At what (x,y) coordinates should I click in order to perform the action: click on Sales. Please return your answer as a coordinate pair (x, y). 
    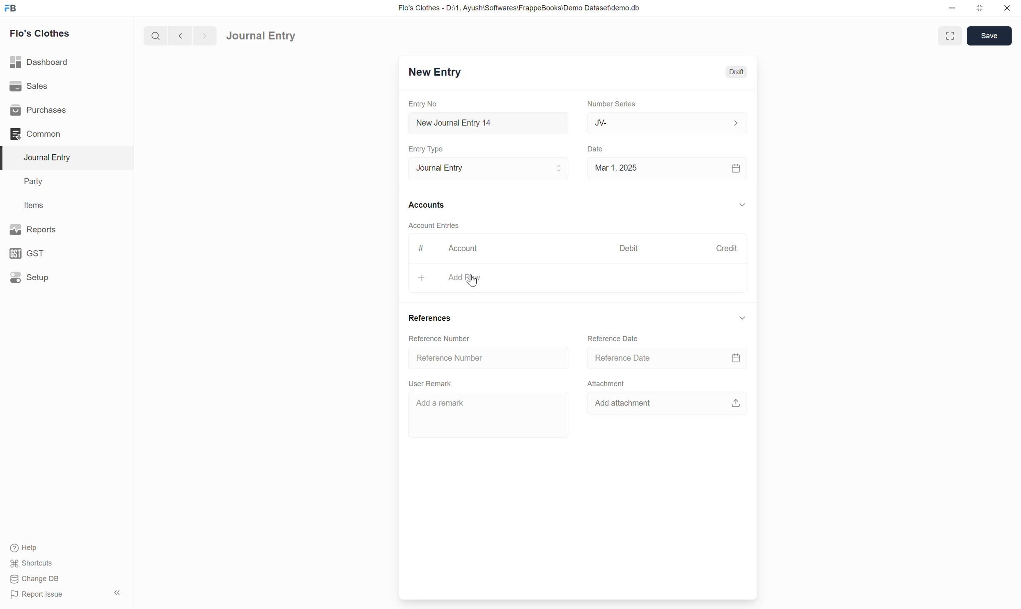
    Looking at the image, I should click on (28, 85).